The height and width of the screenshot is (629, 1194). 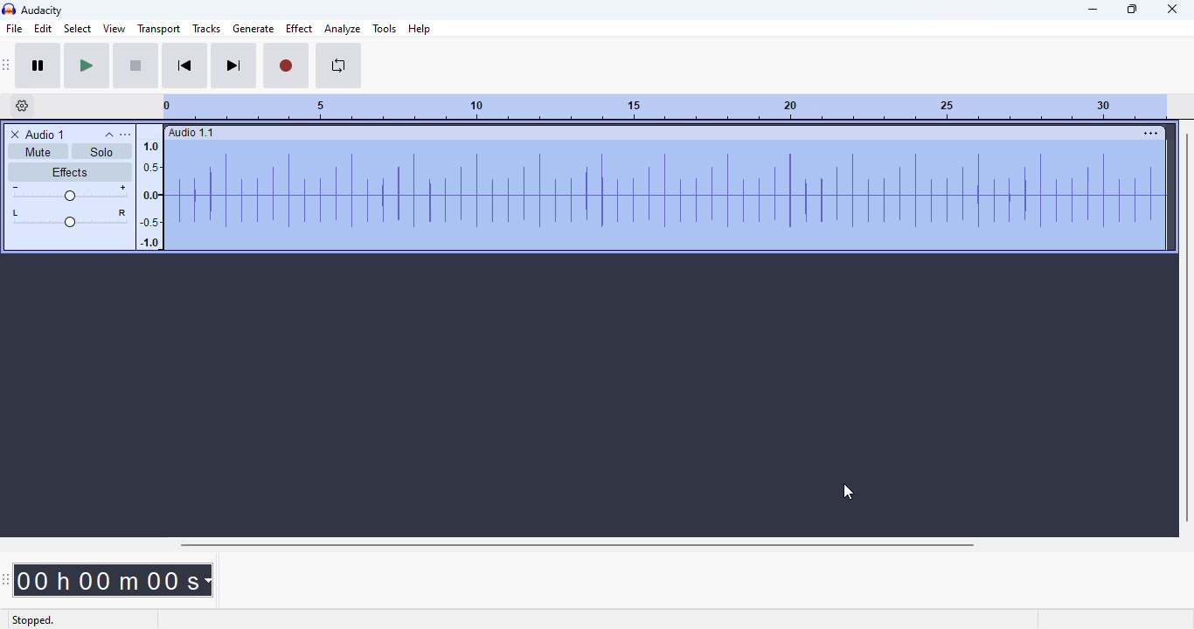 What do you see at coordinates (24, 106) in the screenshot?
I see `timeline settings` at bounding box center [24, 106].